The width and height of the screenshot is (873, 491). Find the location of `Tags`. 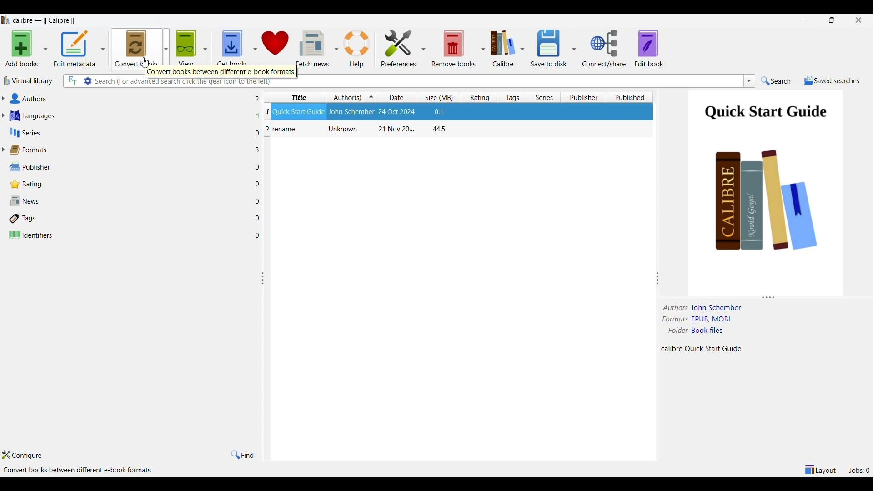

Tags is located at coordinates (128, 219).